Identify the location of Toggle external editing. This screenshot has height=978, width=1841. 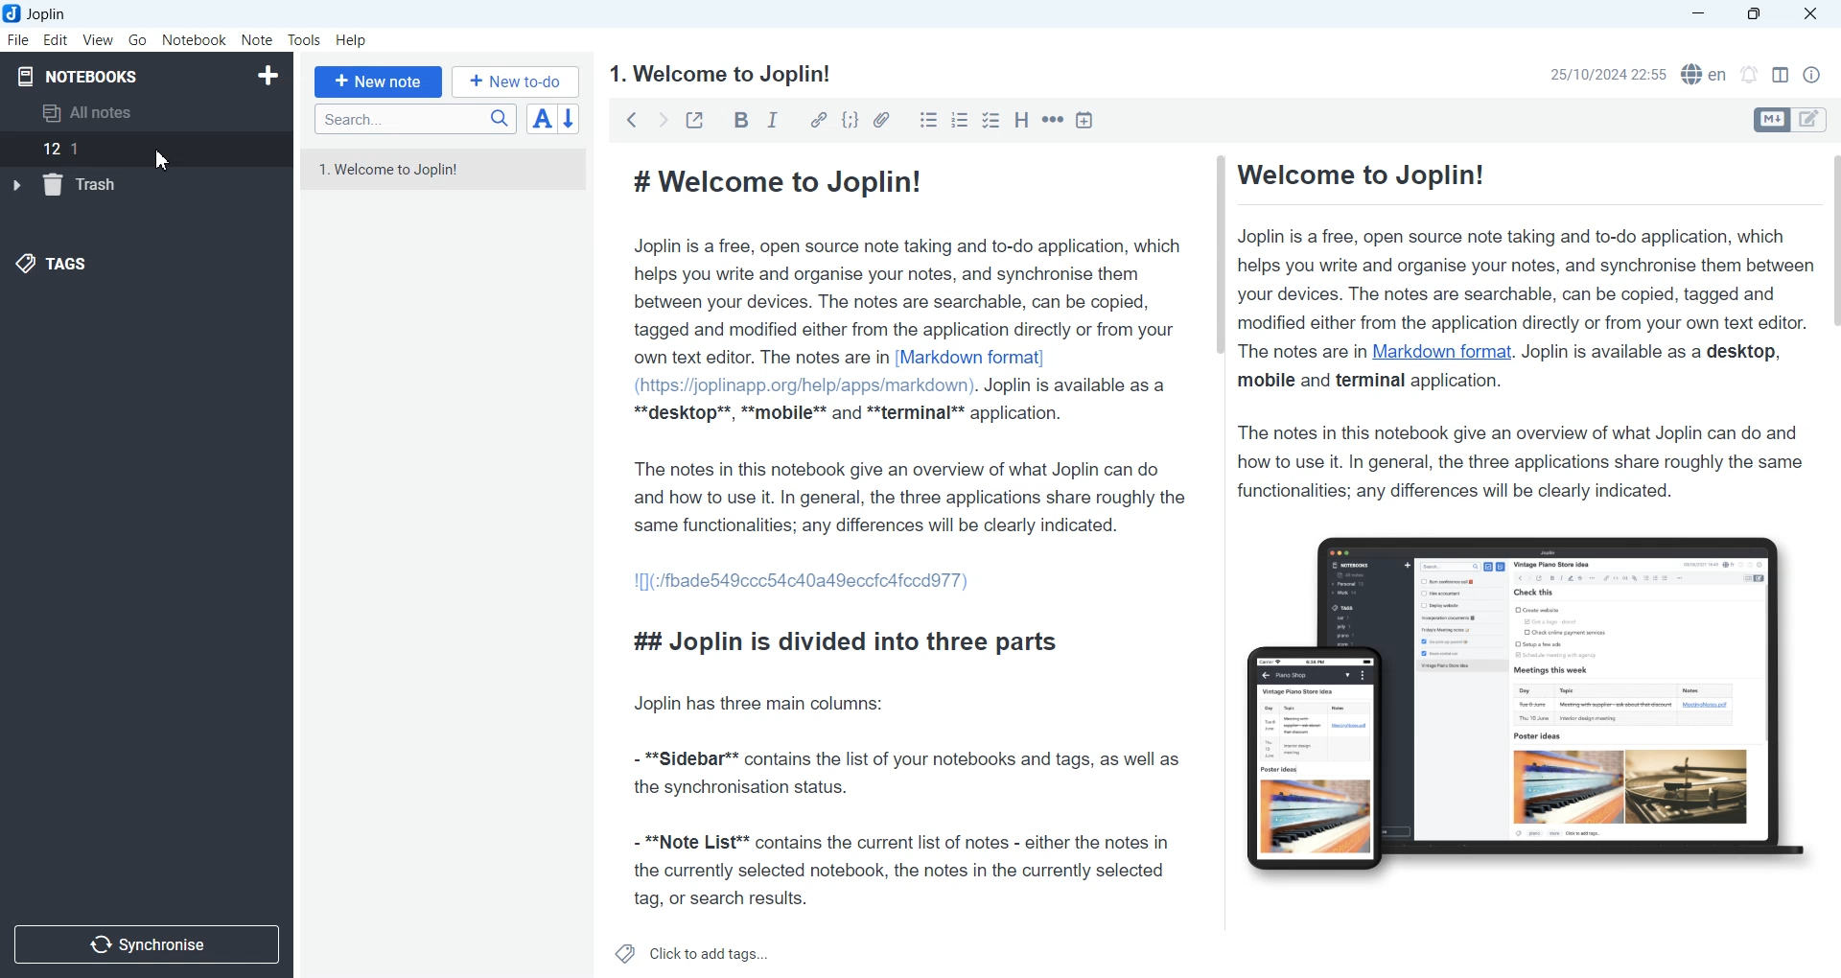
(691, 121).